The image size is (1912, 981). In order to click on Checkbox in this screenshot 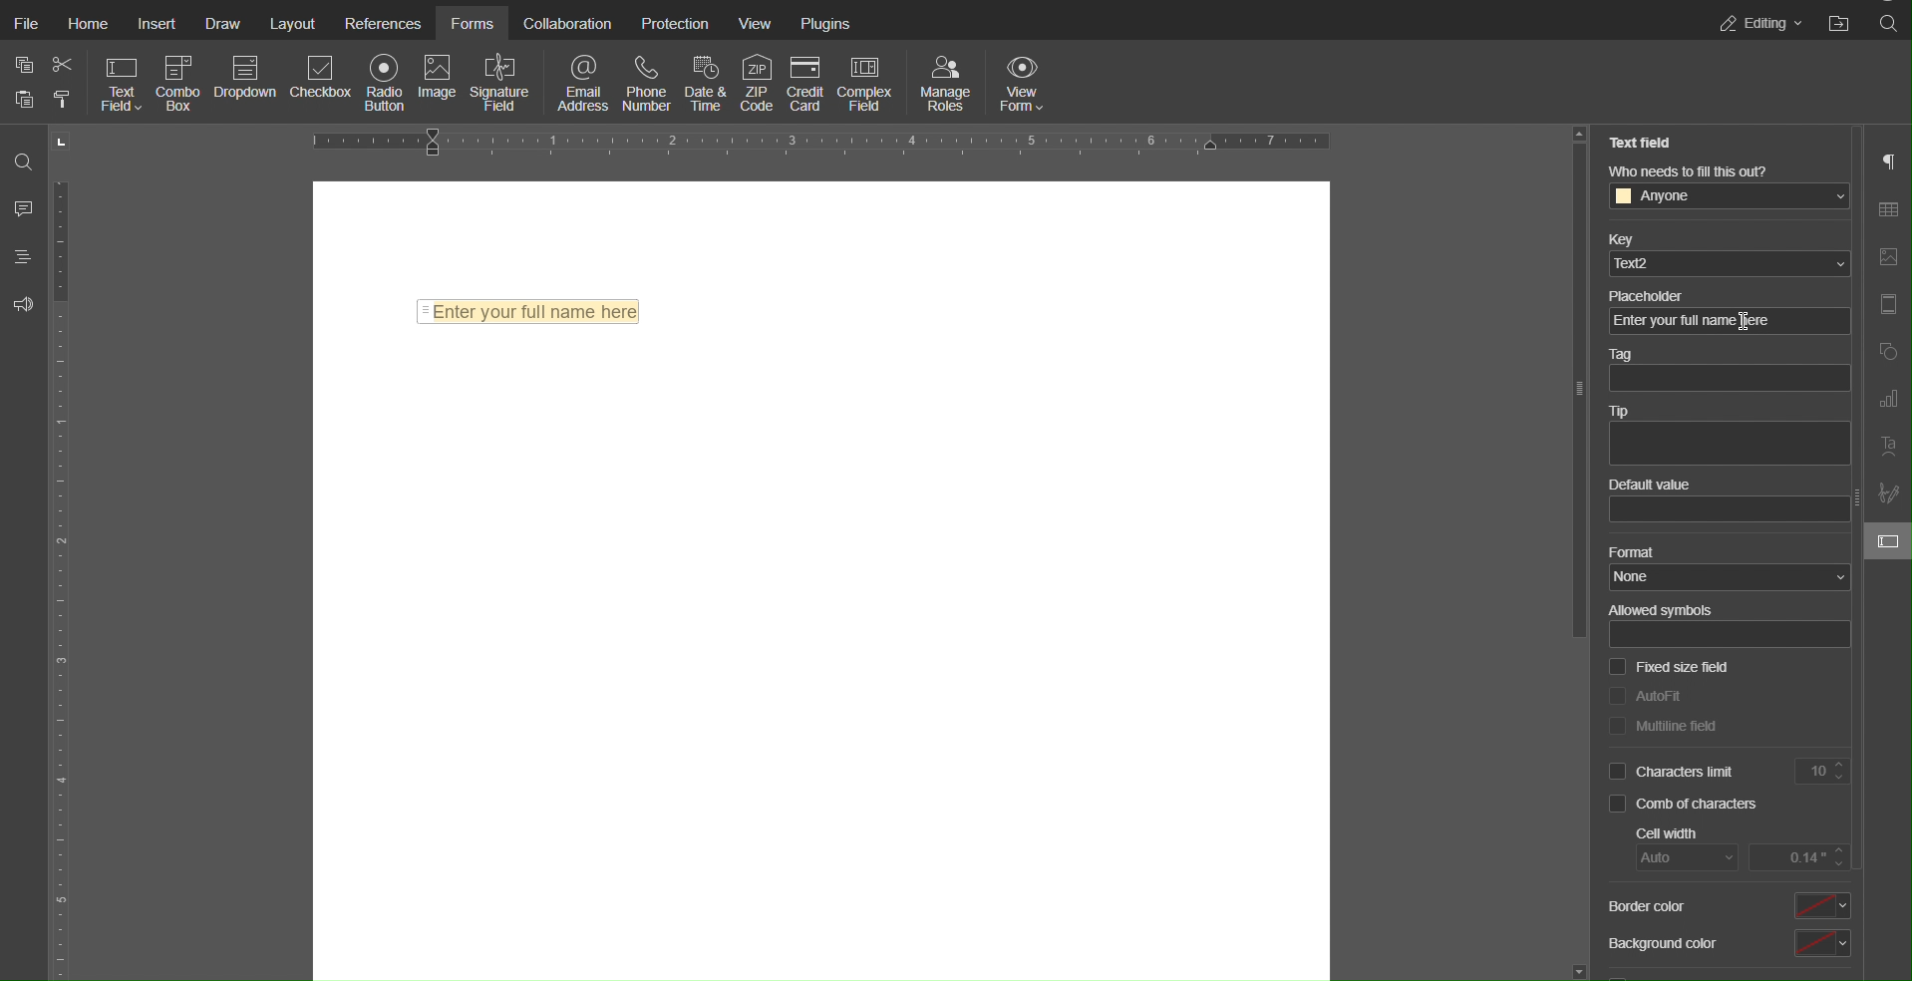, I will do `click(322, 85)`.